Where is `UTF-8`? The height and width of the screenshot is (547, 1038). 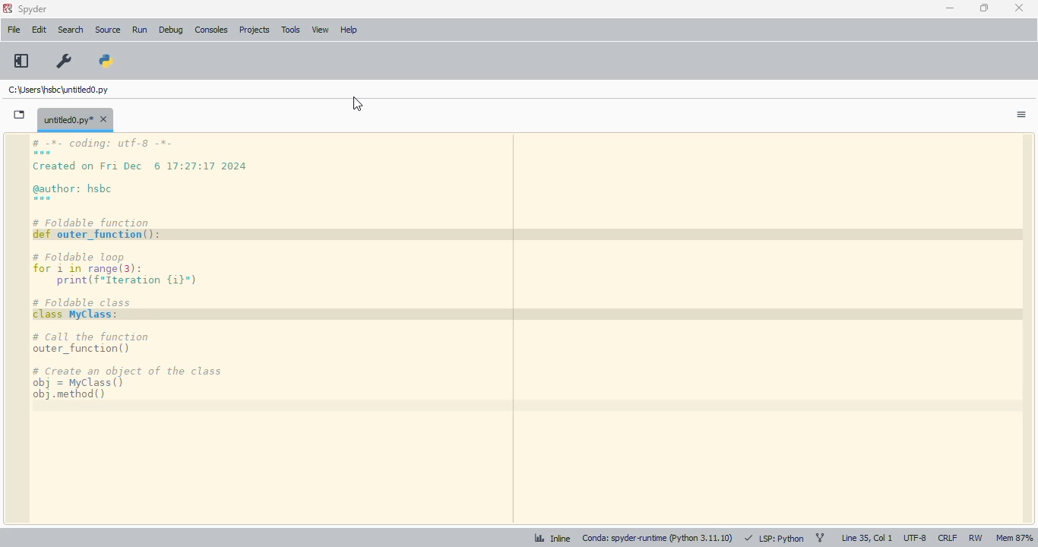
UTF-8 is located at coordinates (915, 538).